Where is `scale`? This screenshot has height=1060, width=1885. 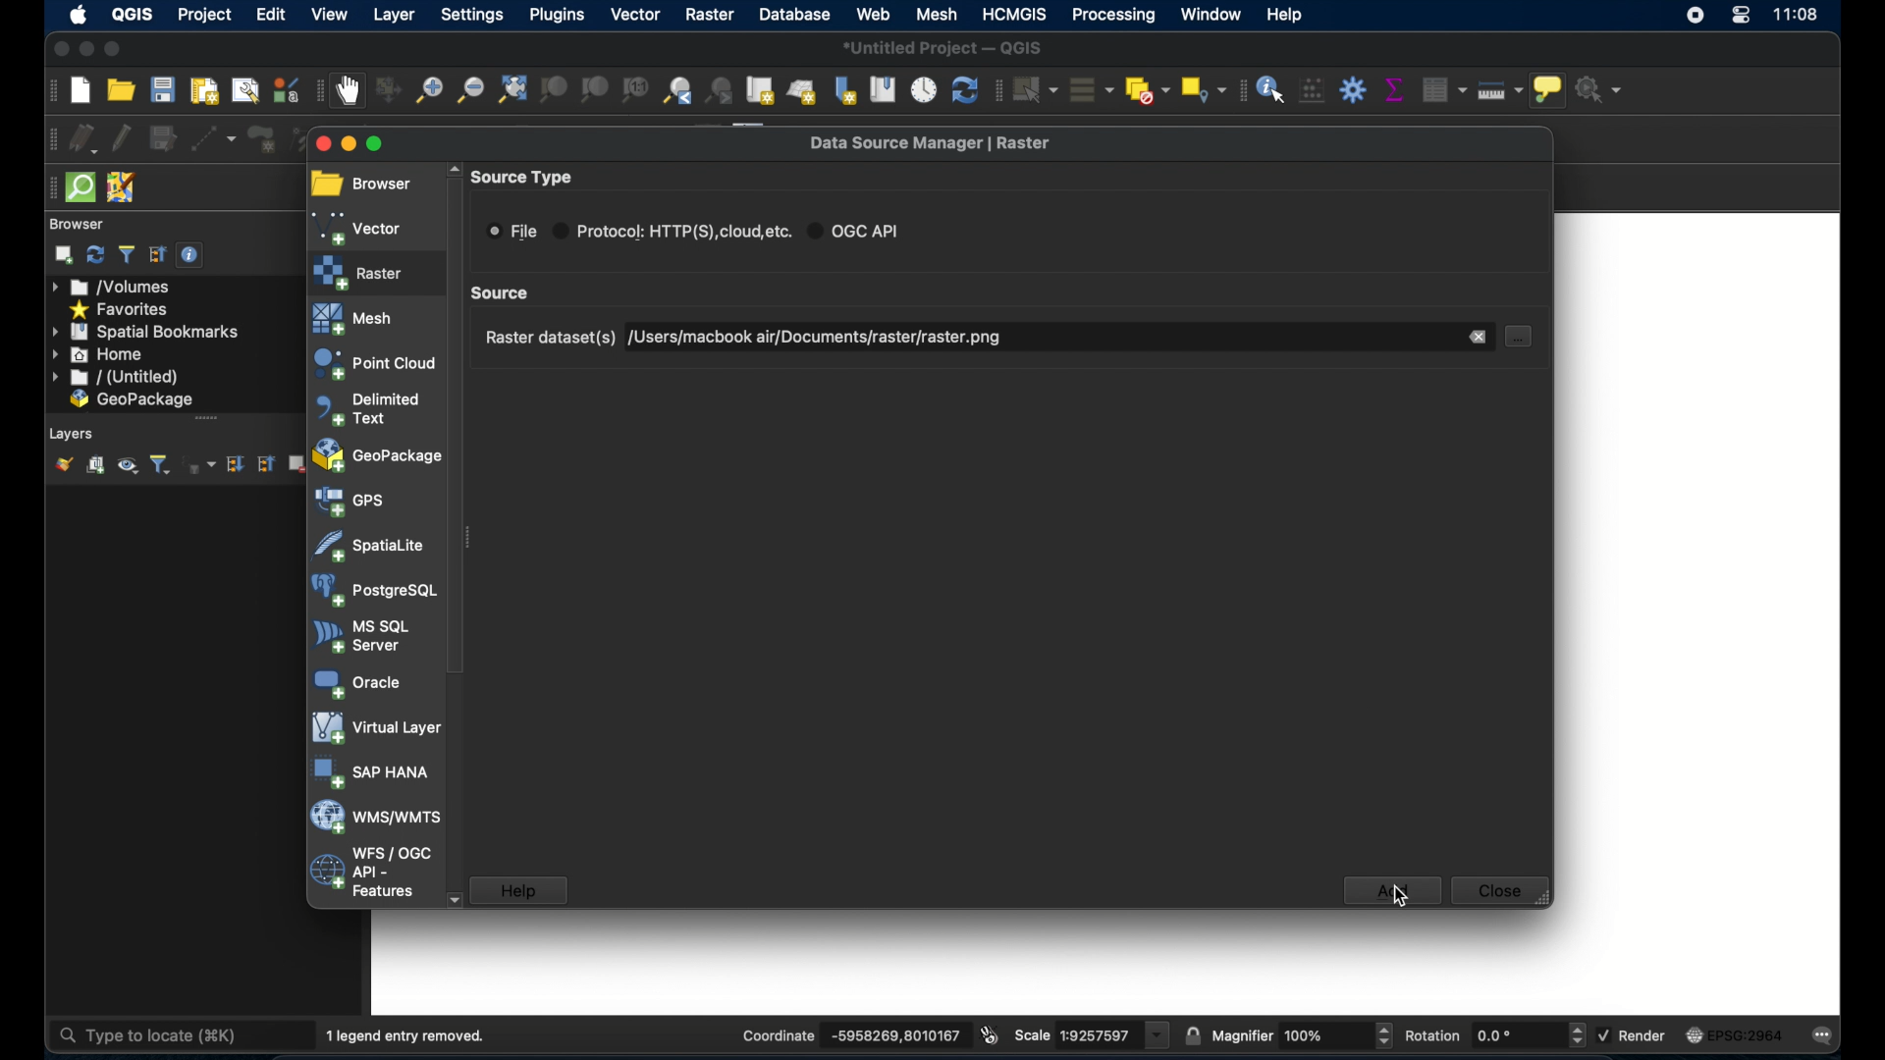
scale is located at coordinates (1094, 1035).